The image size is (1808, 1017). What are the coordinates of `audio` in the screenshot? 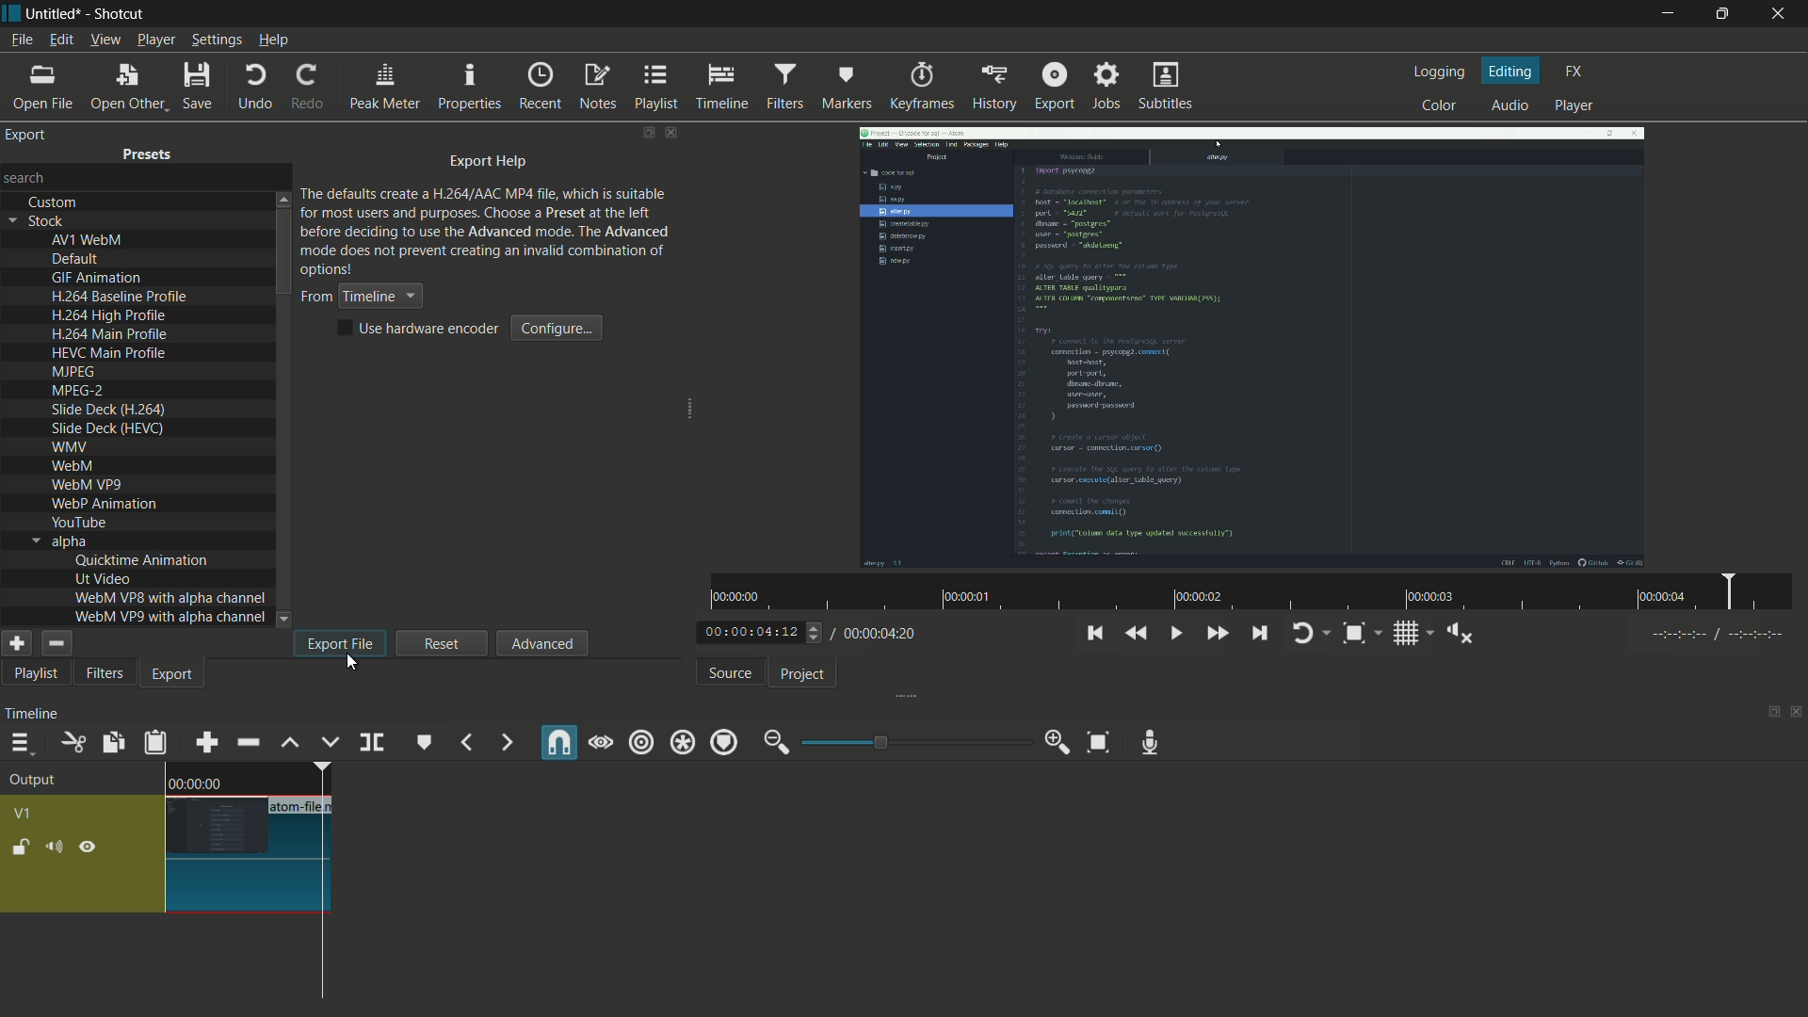 It's located at (1510, 105).